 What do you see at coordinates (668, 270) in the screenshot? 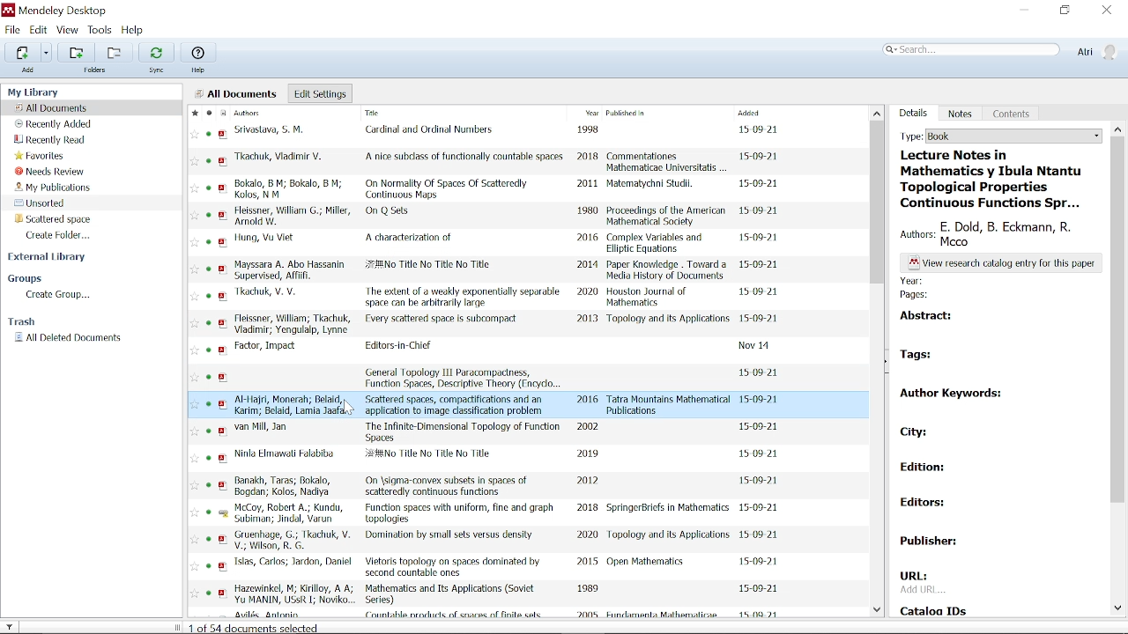
I see `Paper Knowledge . Toward a
Media History of Documents.` at bounding box center [668, 270].